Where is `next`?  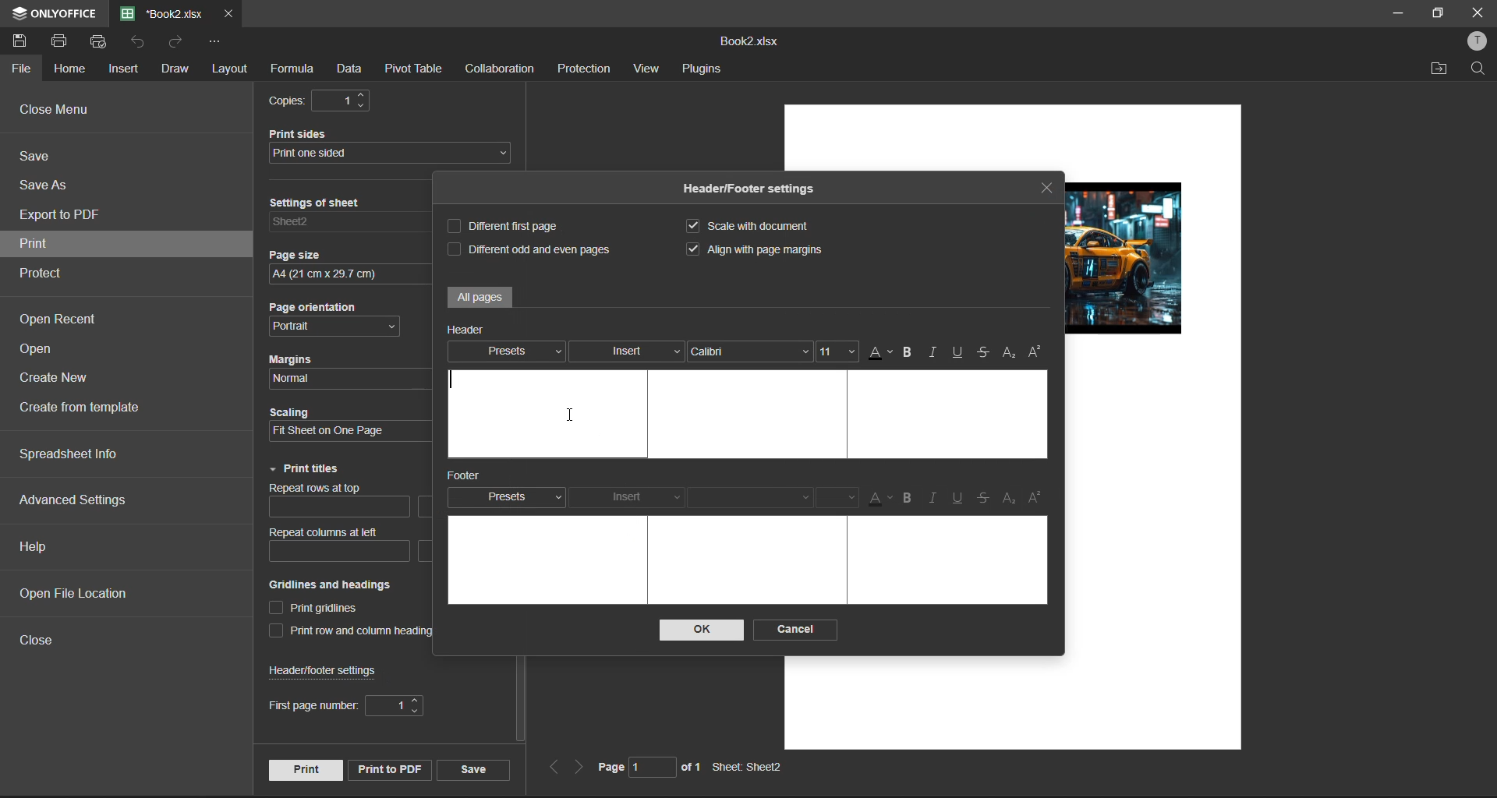
next is located at coordinates (580, 768).